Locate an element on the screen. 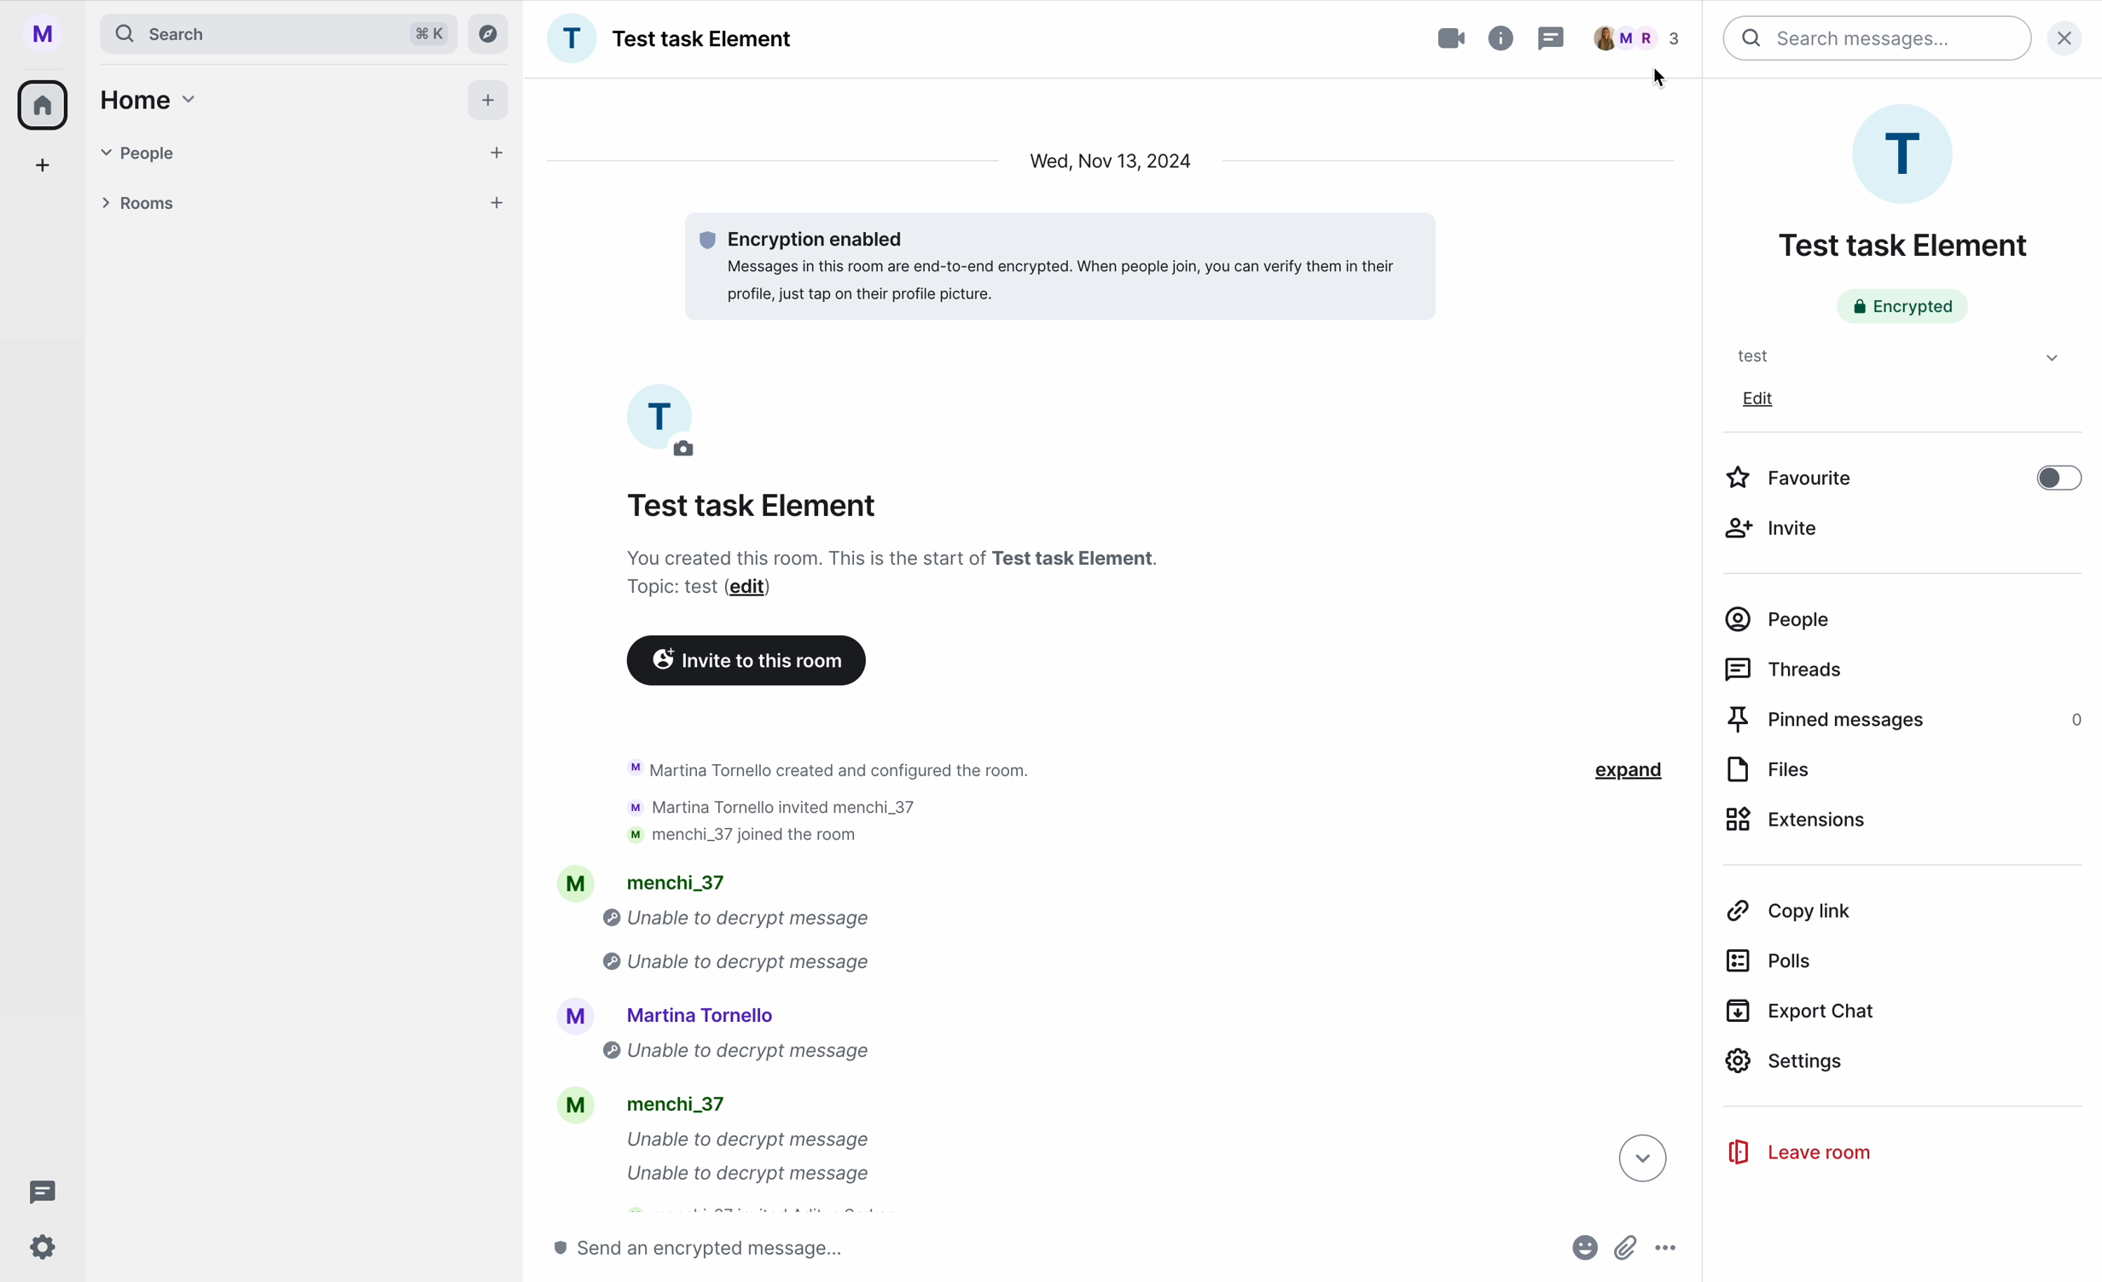 This screenshot has height=1282, width=2102. invite to this room button is located at coordinates (747, 658).